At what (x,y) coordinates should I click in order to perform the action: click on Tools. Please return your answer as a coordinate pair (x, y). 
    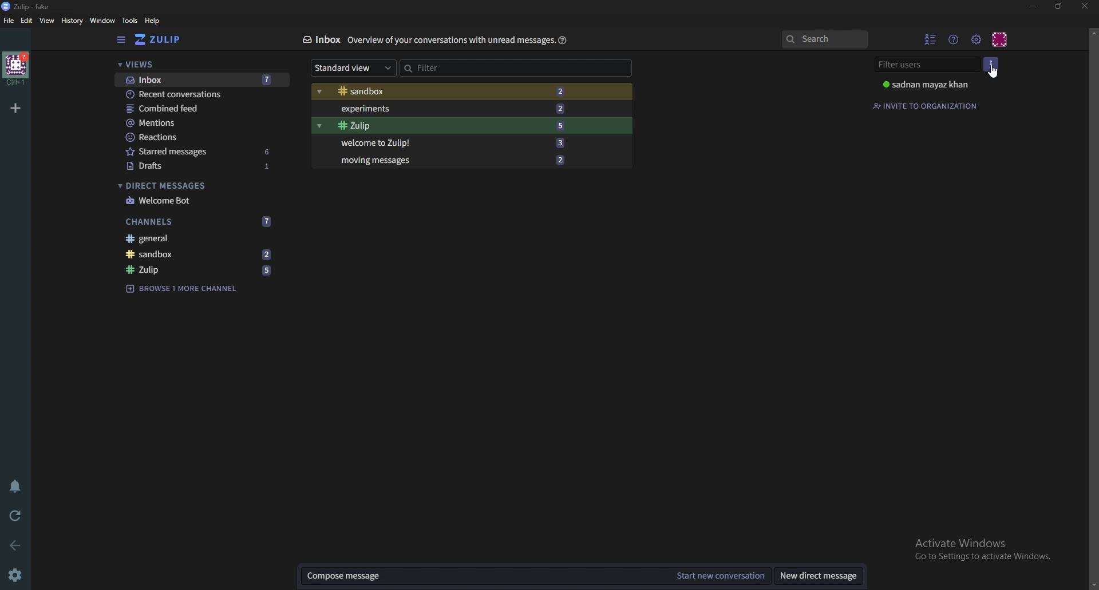
    Looking at the image, I should click on (130, 21).